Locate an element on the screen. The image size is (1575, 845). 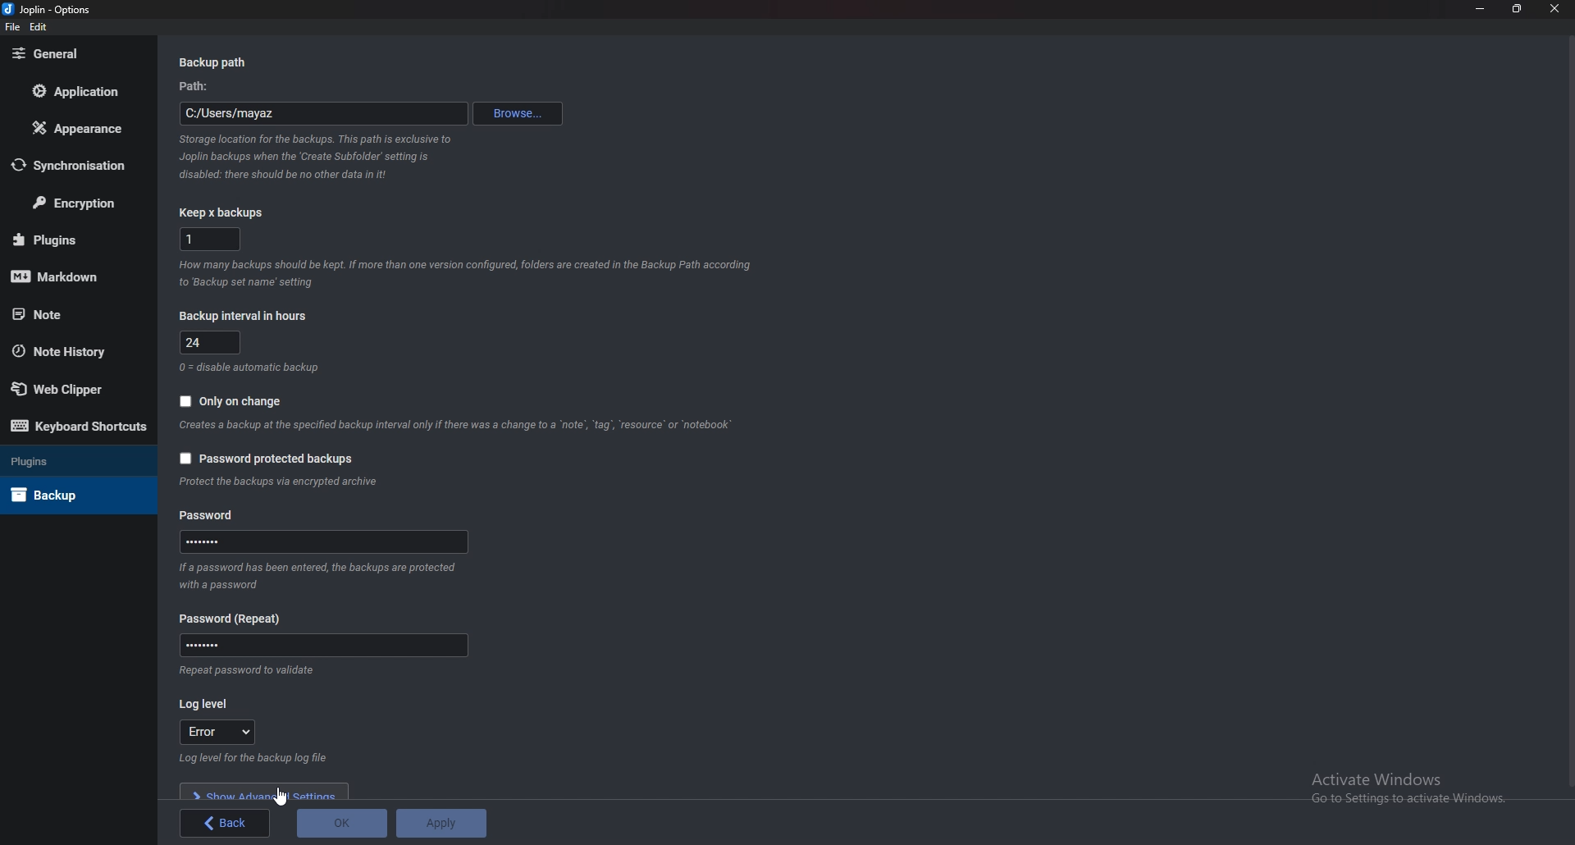
Plugins is located at coordinates (66, 459).